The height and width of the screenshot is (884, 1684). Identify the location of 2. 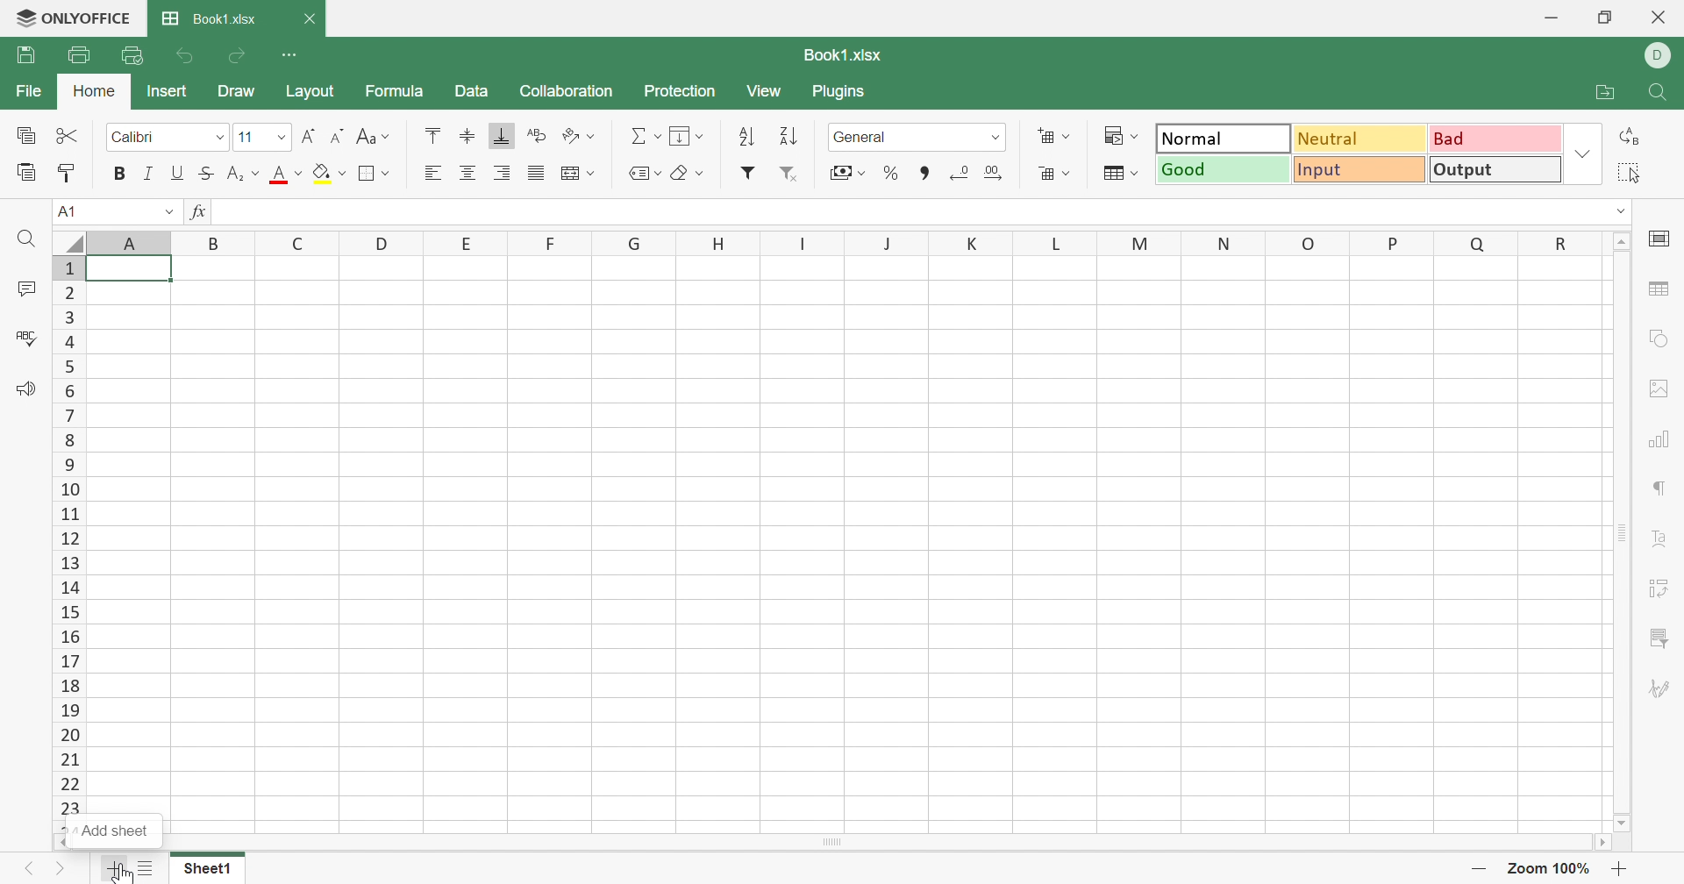
(64, 294).